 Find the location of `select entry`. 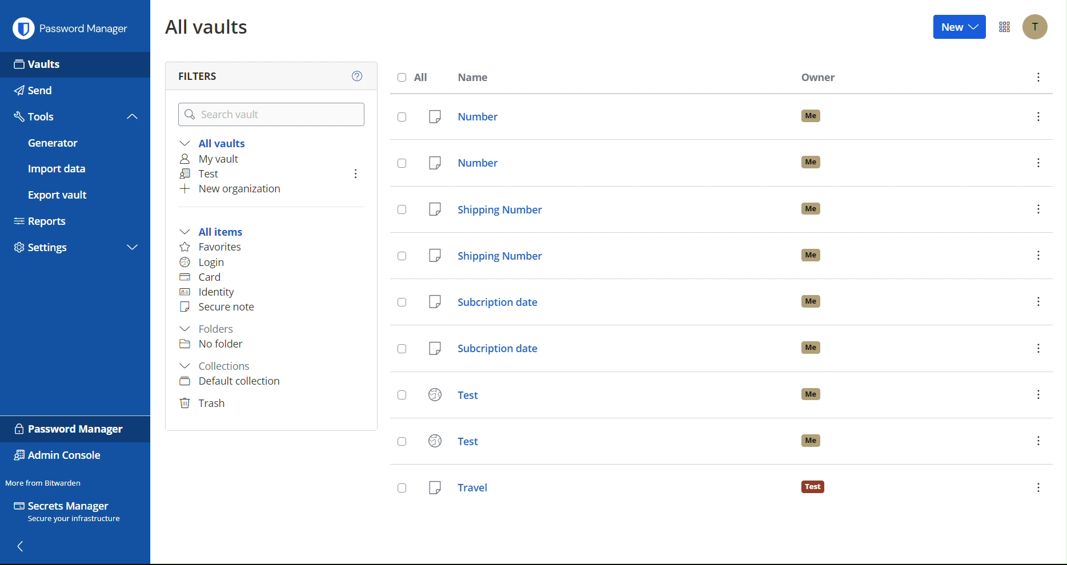

select entry is located at coordinates (402, 488).